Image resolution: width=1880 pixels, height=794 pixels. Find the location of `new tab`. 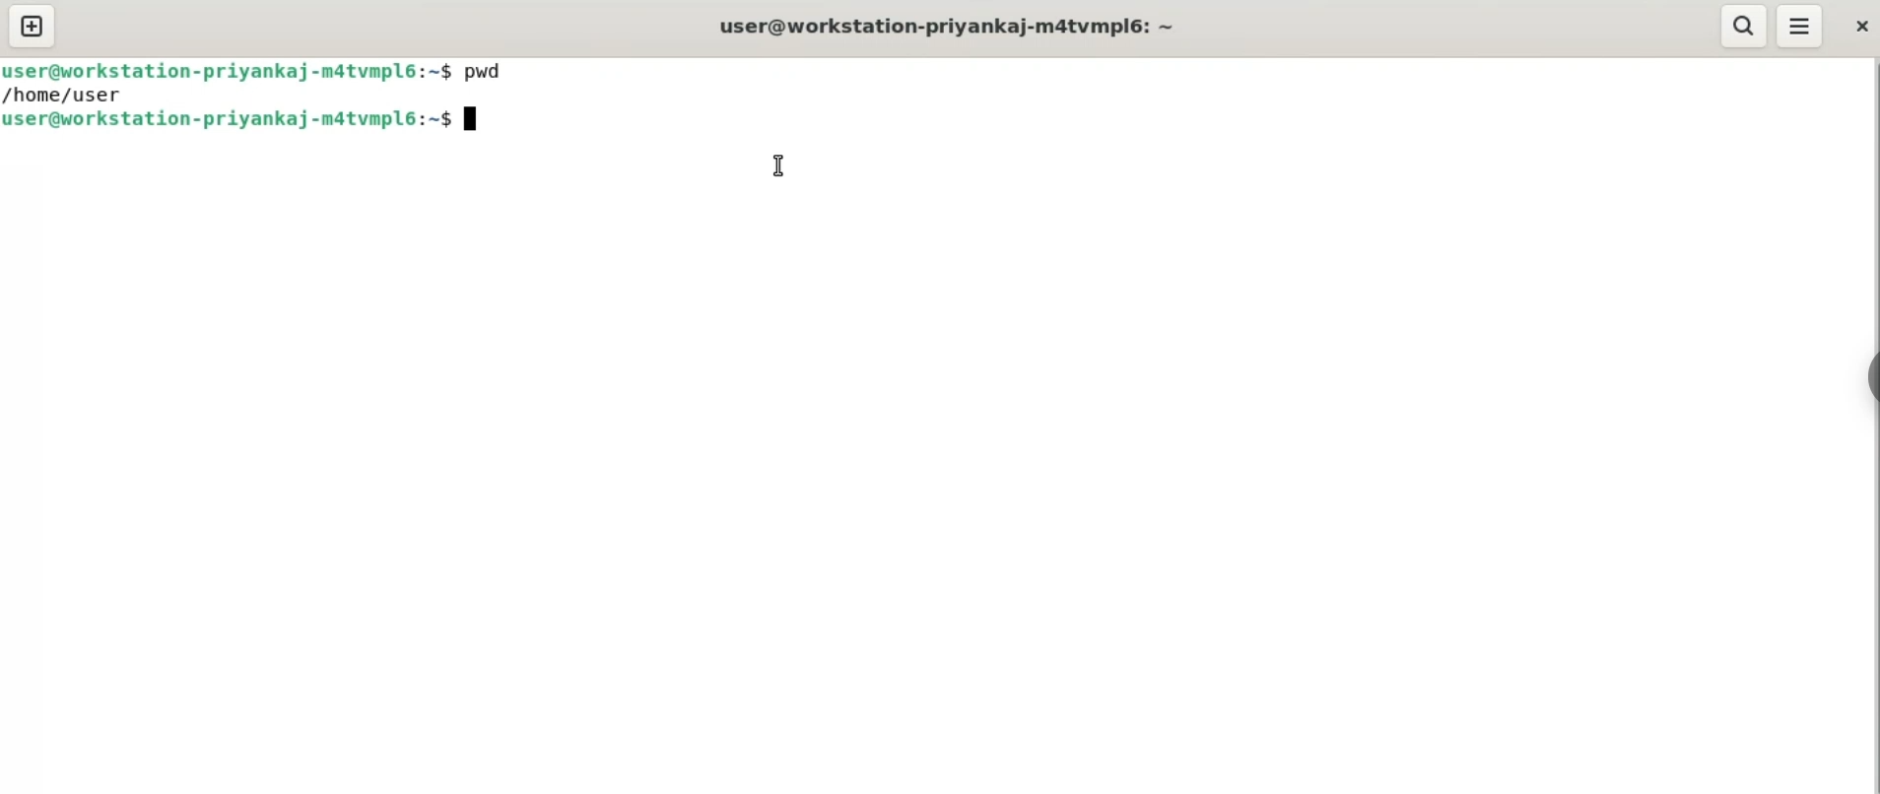

new tab is located at coordinates (37, 26).